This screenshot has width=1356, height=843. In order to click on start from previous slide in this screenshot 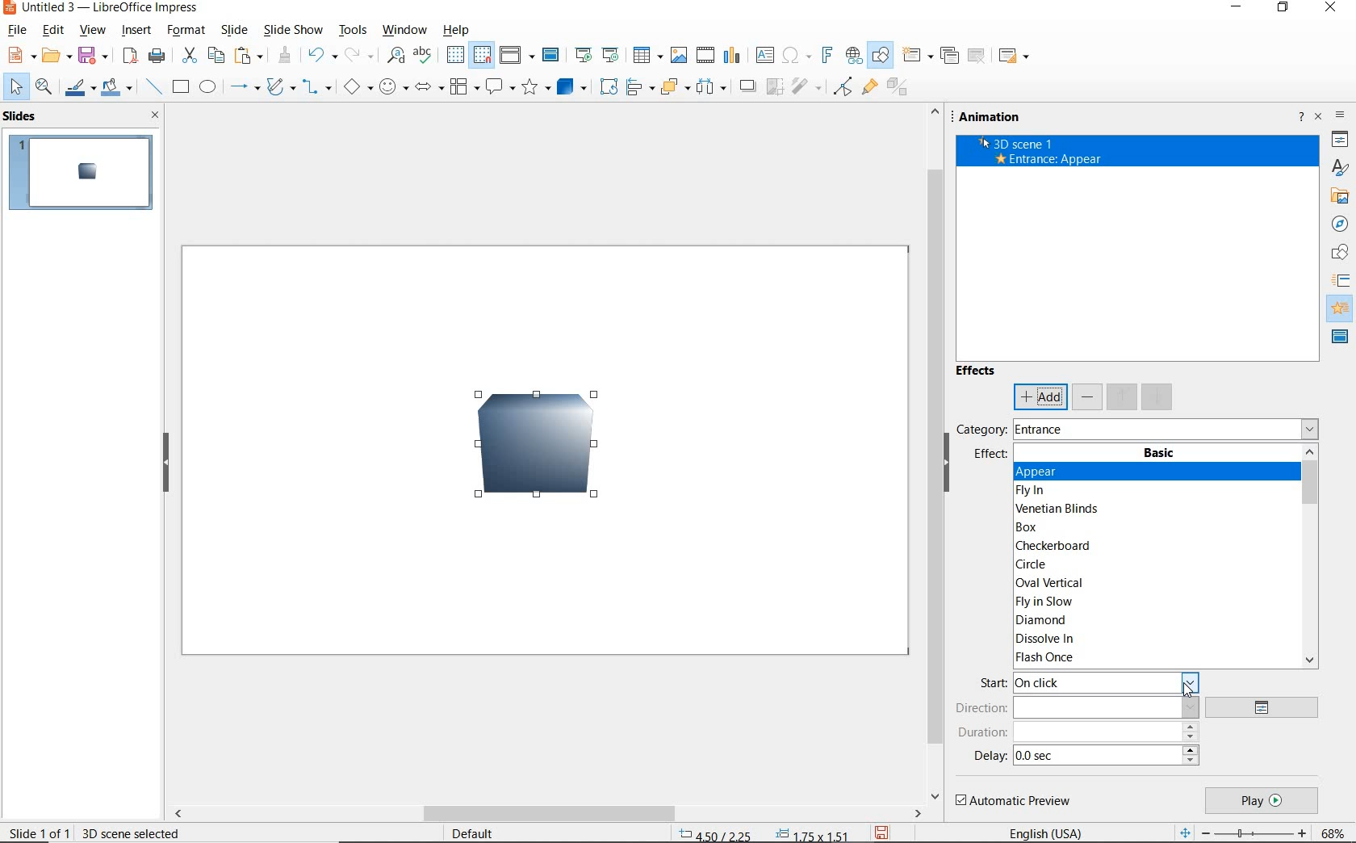, I will do `click(583, 54)`.